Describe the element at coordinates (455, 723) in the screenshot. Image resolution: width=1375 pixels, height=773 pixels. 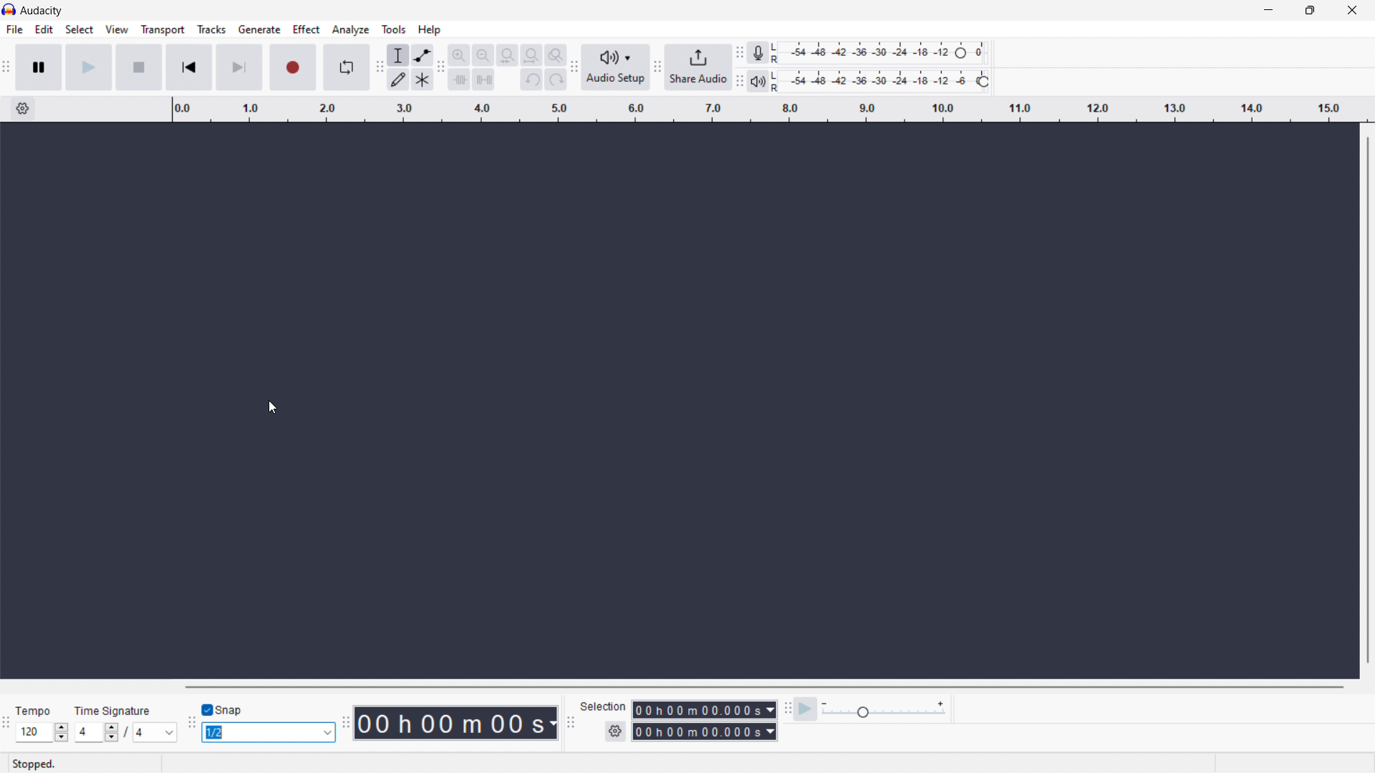
I see `time` at that location.